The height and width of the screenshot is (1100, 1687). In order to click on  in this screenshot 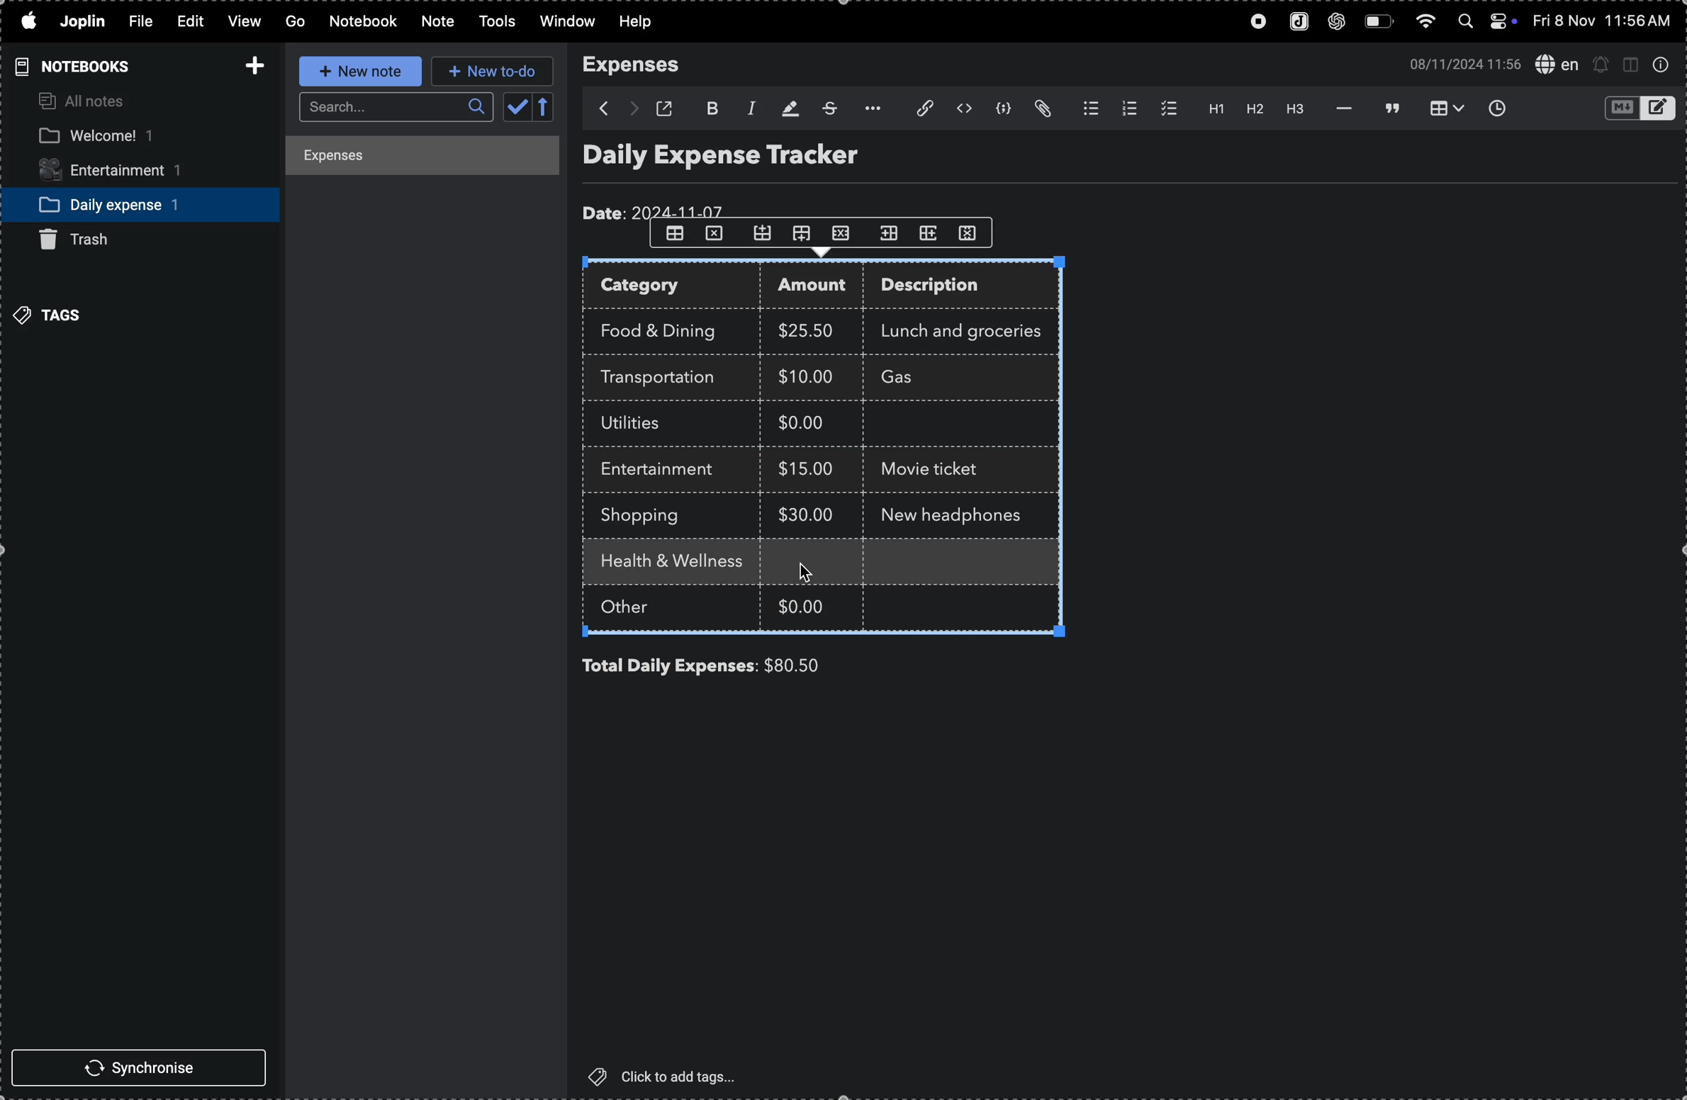, I will do `click(763, 232)`.